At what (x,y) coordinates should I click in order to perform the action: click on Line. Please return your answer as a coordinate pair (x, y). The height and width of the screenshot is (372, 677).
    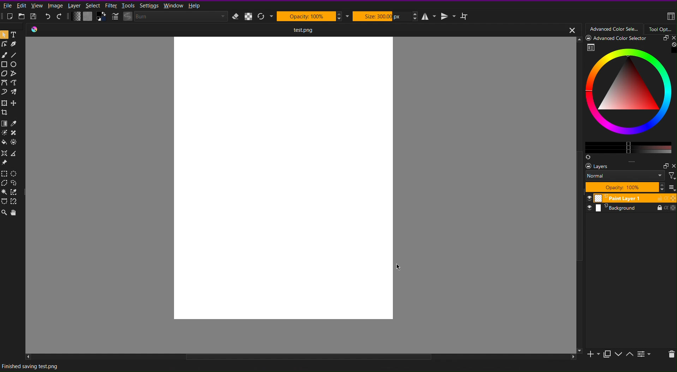
    Looking at the image, I should click on (14, 55).